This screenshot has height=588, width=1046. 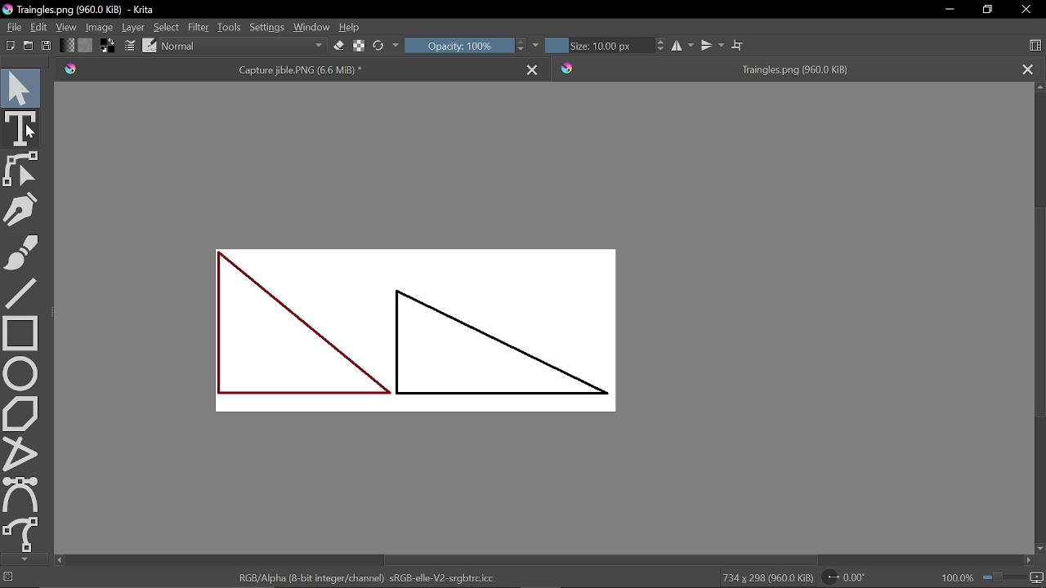 I want to click on Size, so click(x=597, y=45).